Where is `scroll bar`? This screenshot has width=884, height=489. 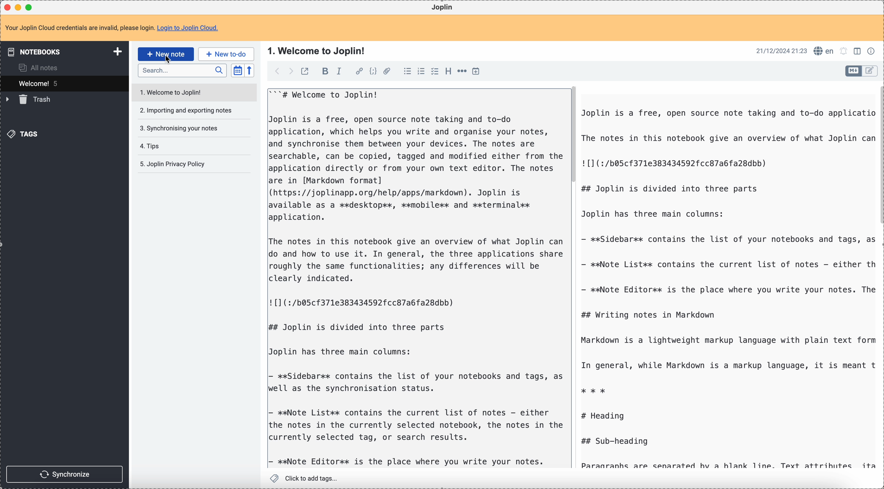 scroll bar is located at coordinates (879, 156).